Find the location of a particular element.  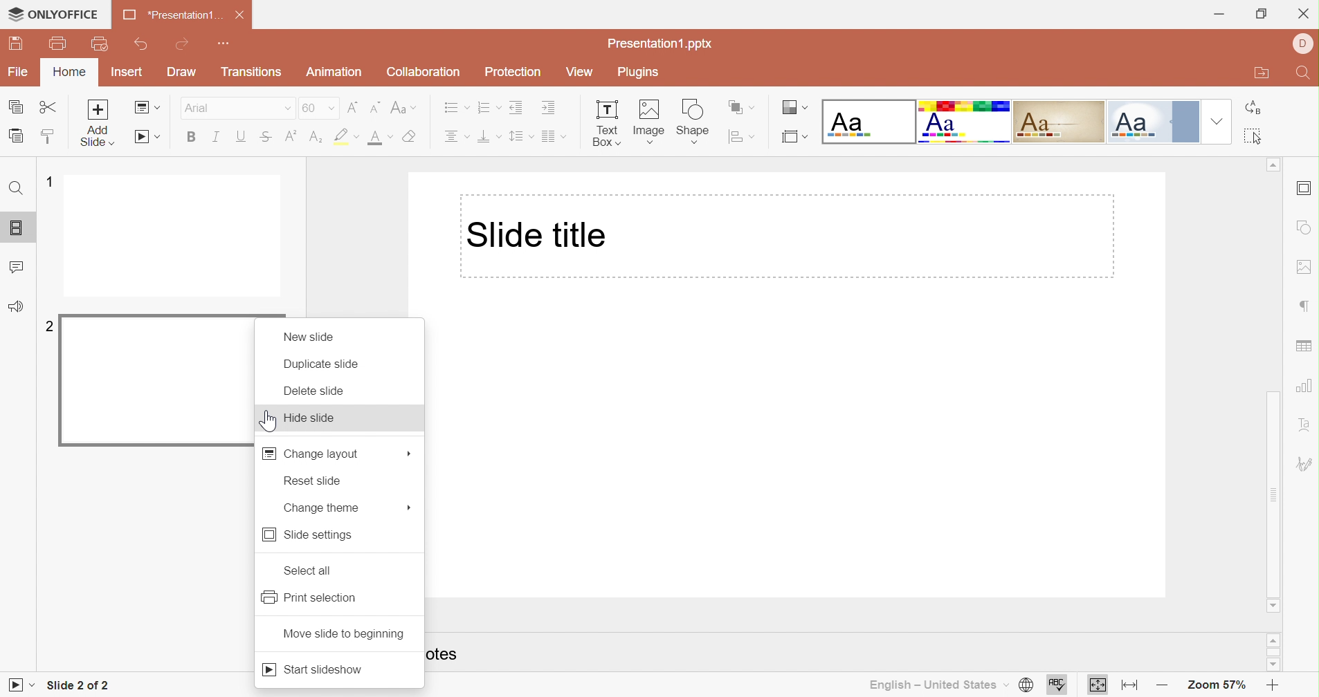

Change layout is located at coordinates (313, 454).